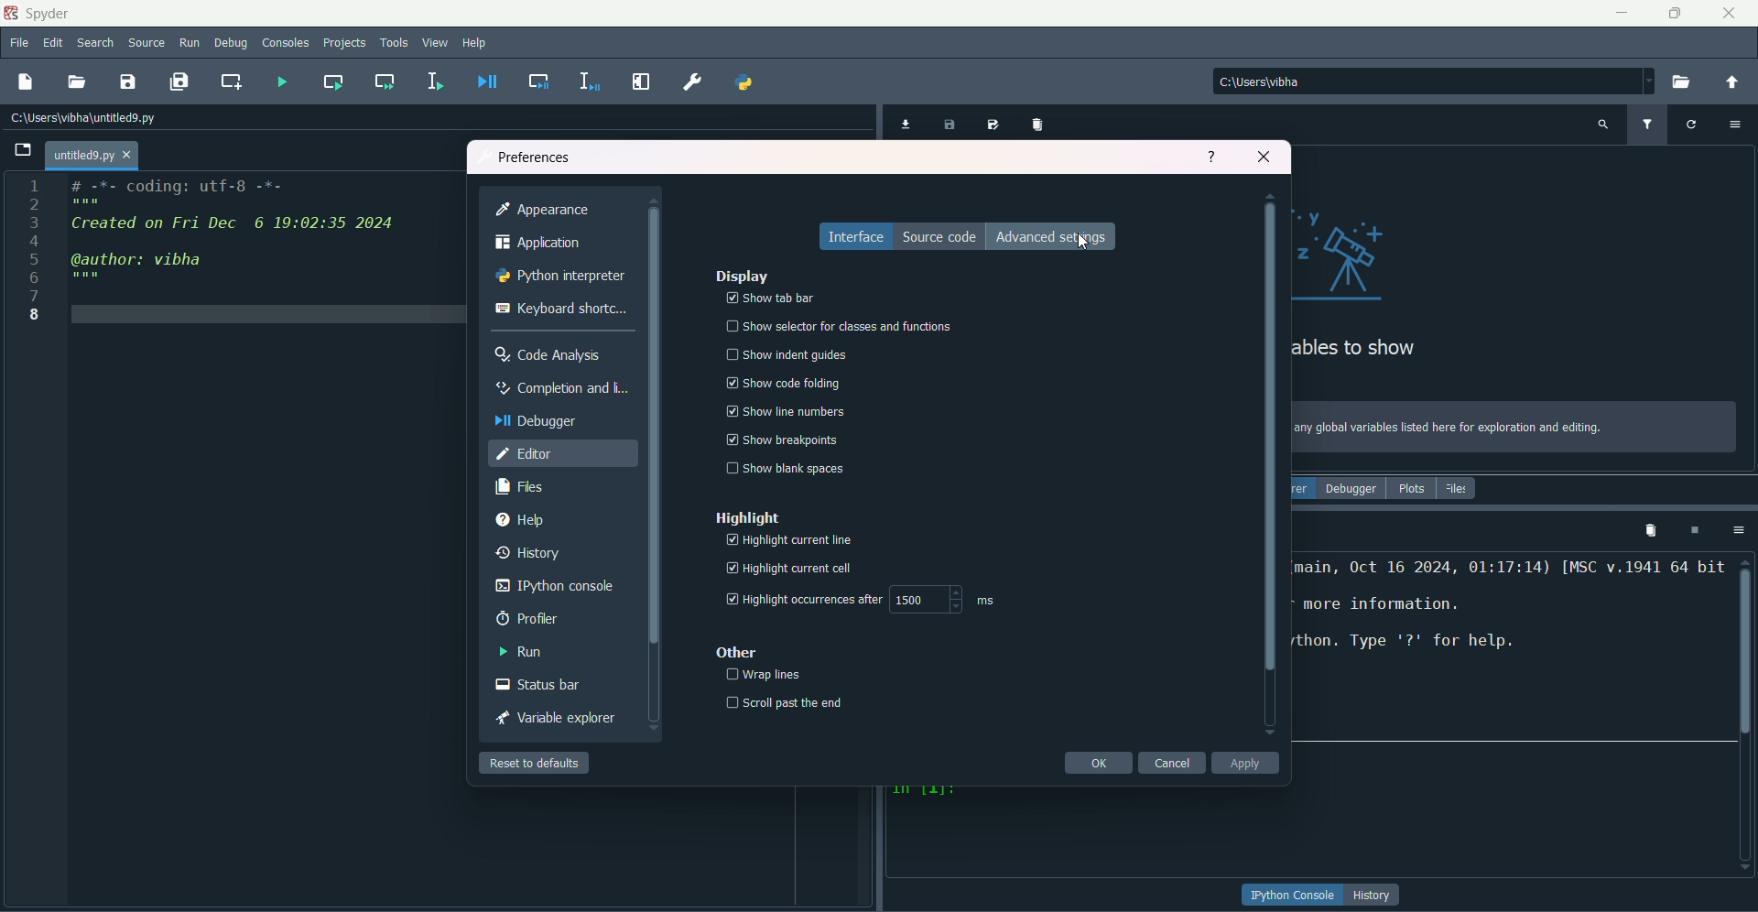 This screenshot has height=912, width=1758. Describe the element at coordinates (520, 523) in the screenshot. I see `help` at that location.